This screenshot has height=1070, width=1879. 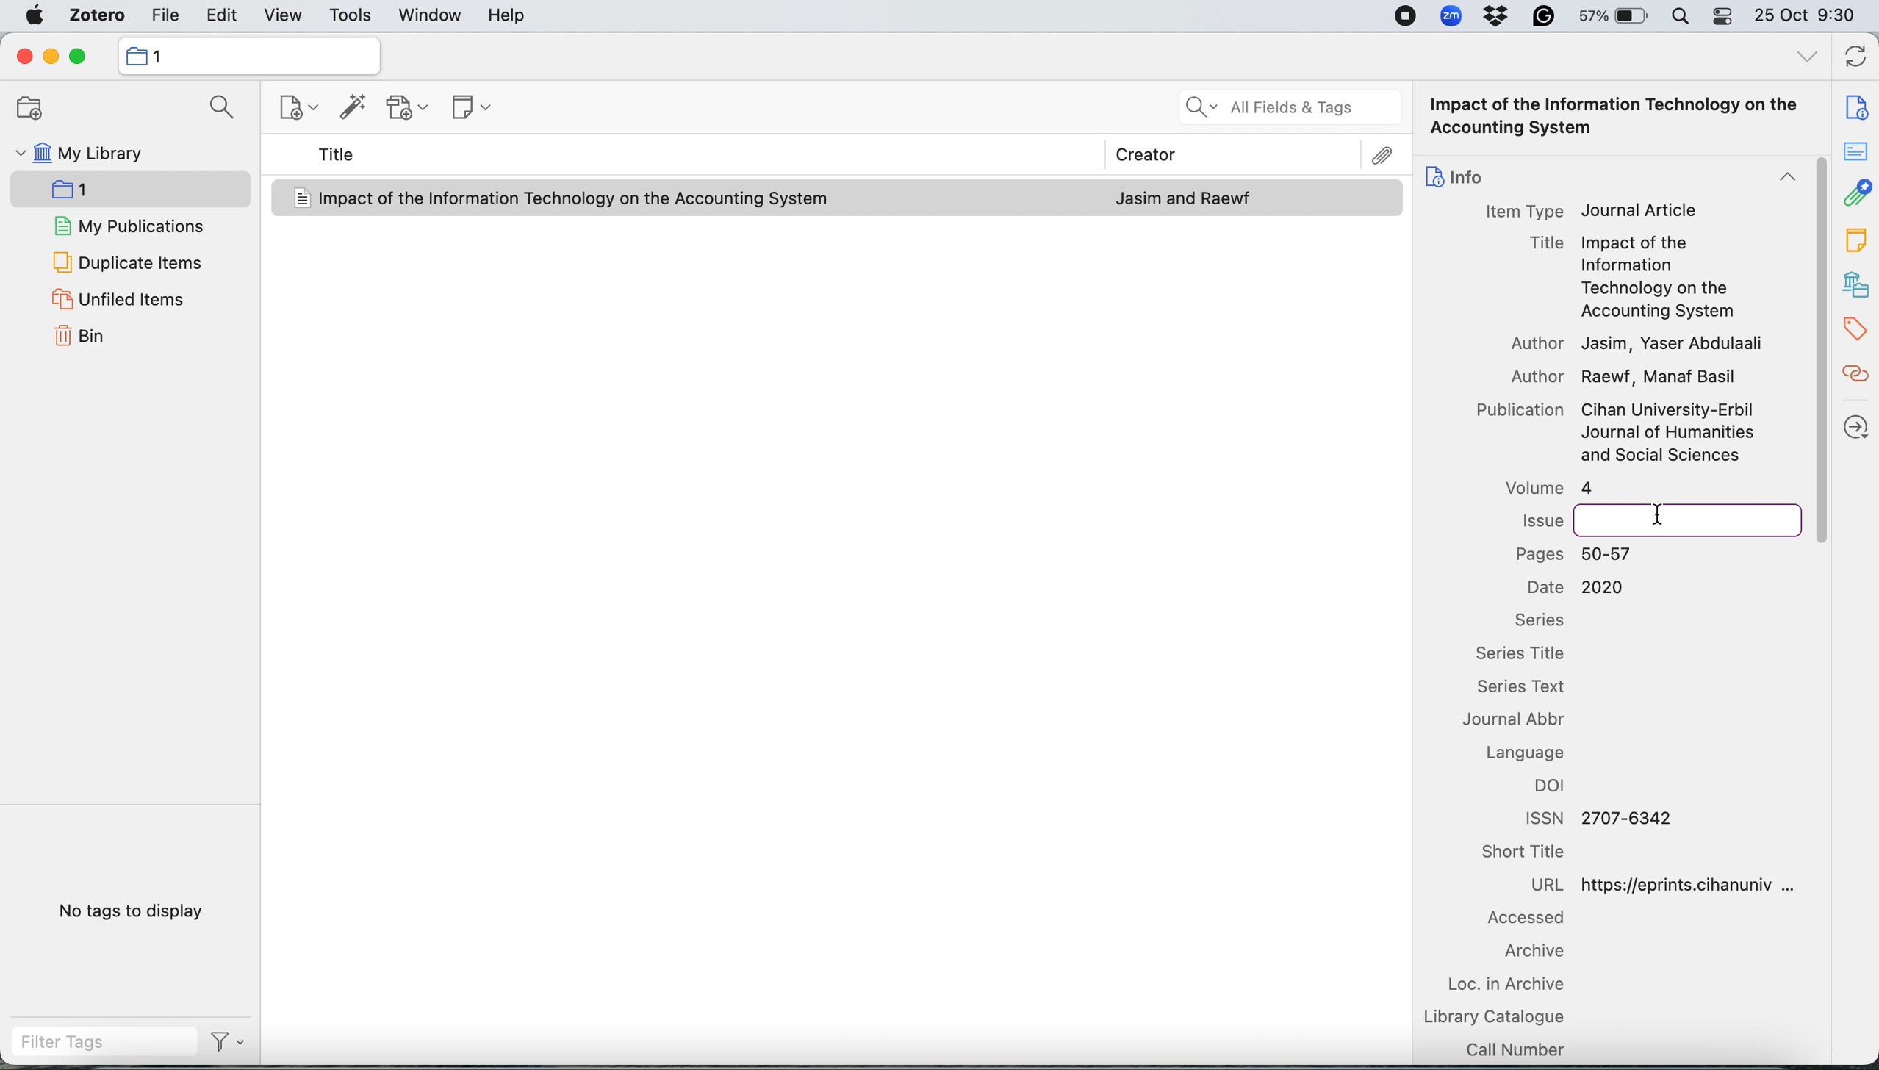 What do you see at coordinates (1684, 521) in the screenshot?
I see `Input field` at bounding box center [1684, 521].